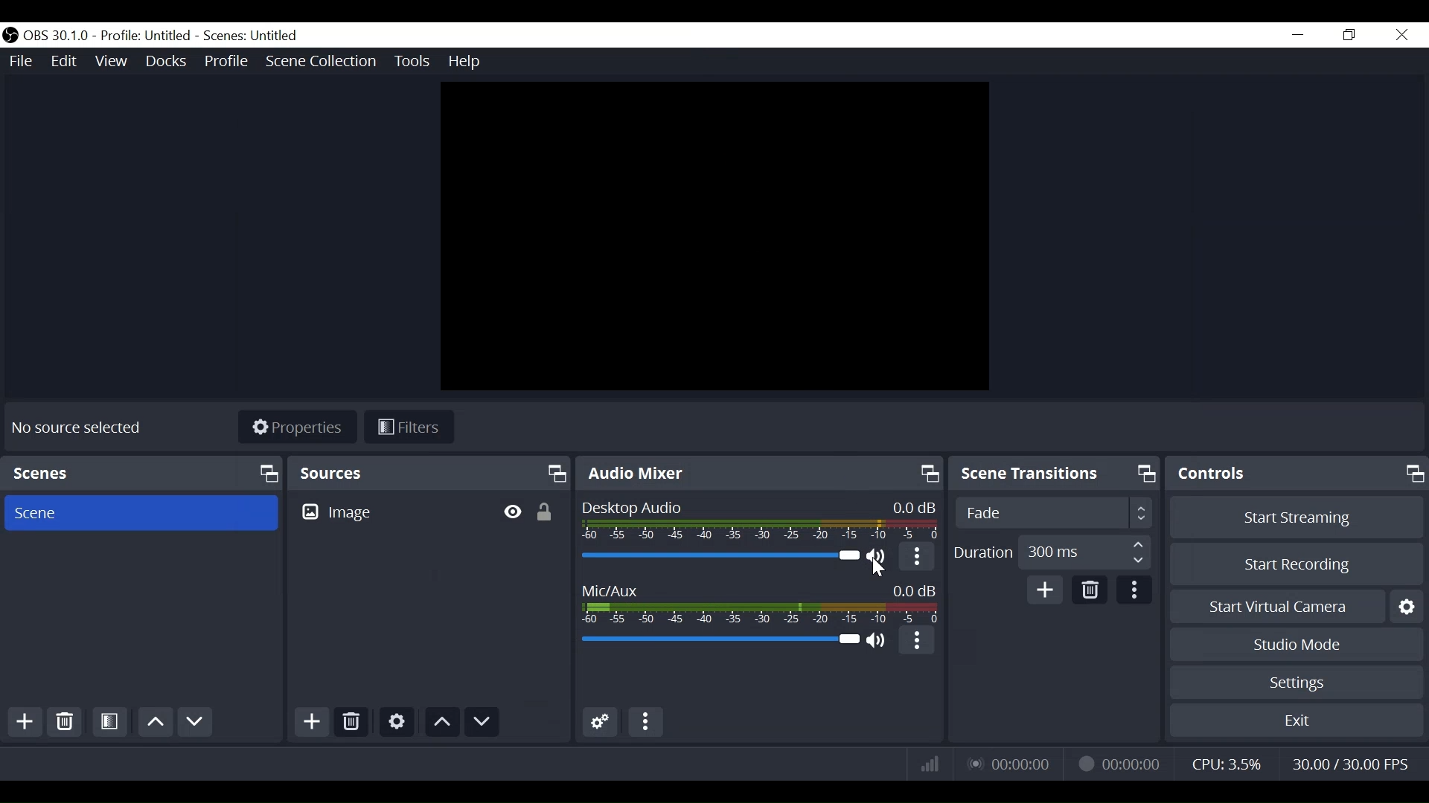 This screenshot has width=1429, height=803. What do you see at coordinates (511, 511) in the screenshot?
I see `Hide/Display Source` at bounding box center [511, 511].